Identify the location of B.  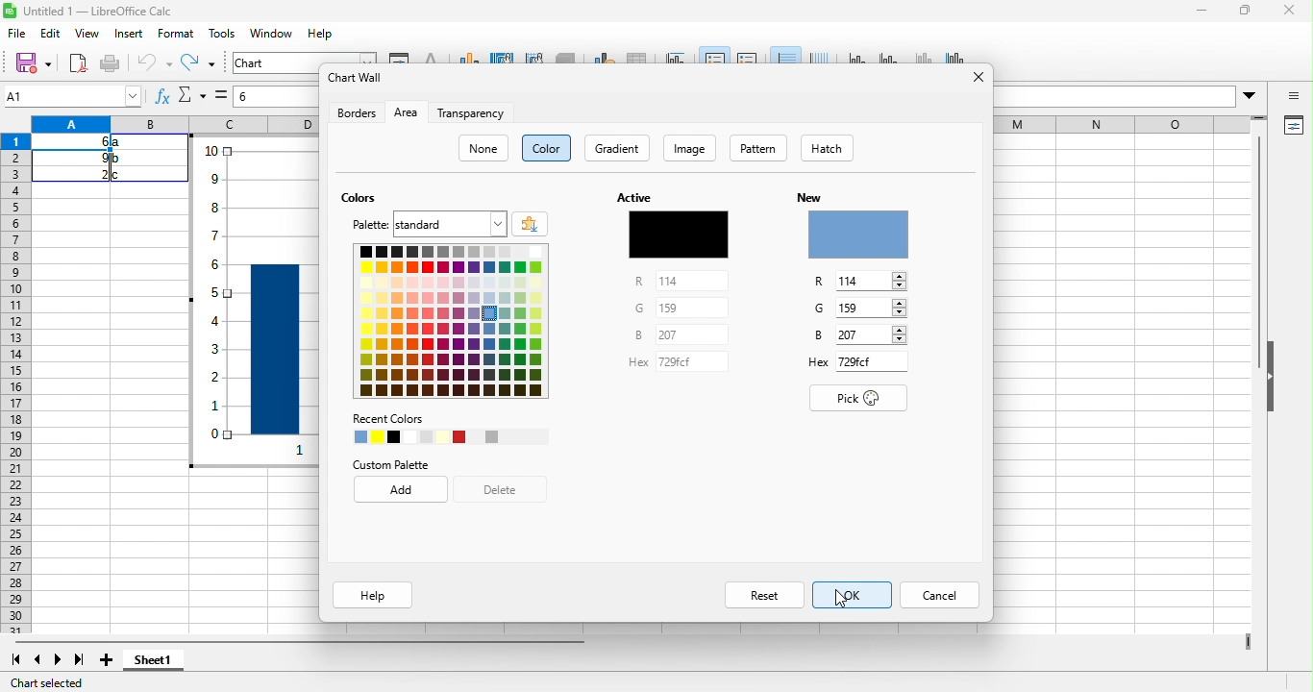
(821, 336).